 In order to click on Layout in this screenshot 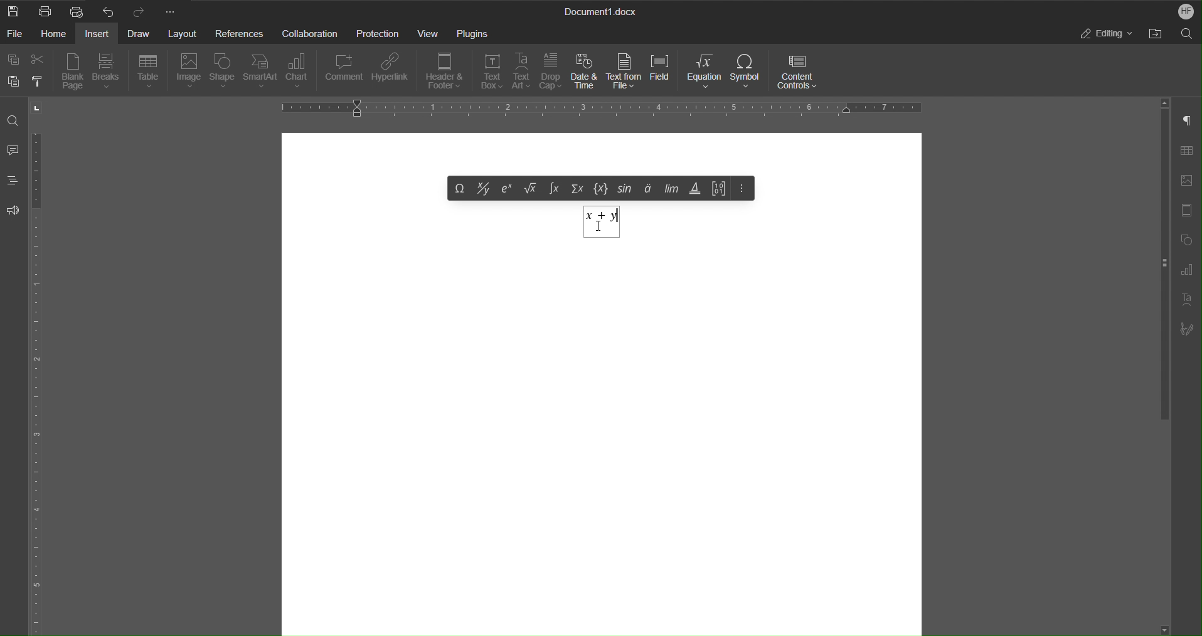, I will do `click(180, 35)`.